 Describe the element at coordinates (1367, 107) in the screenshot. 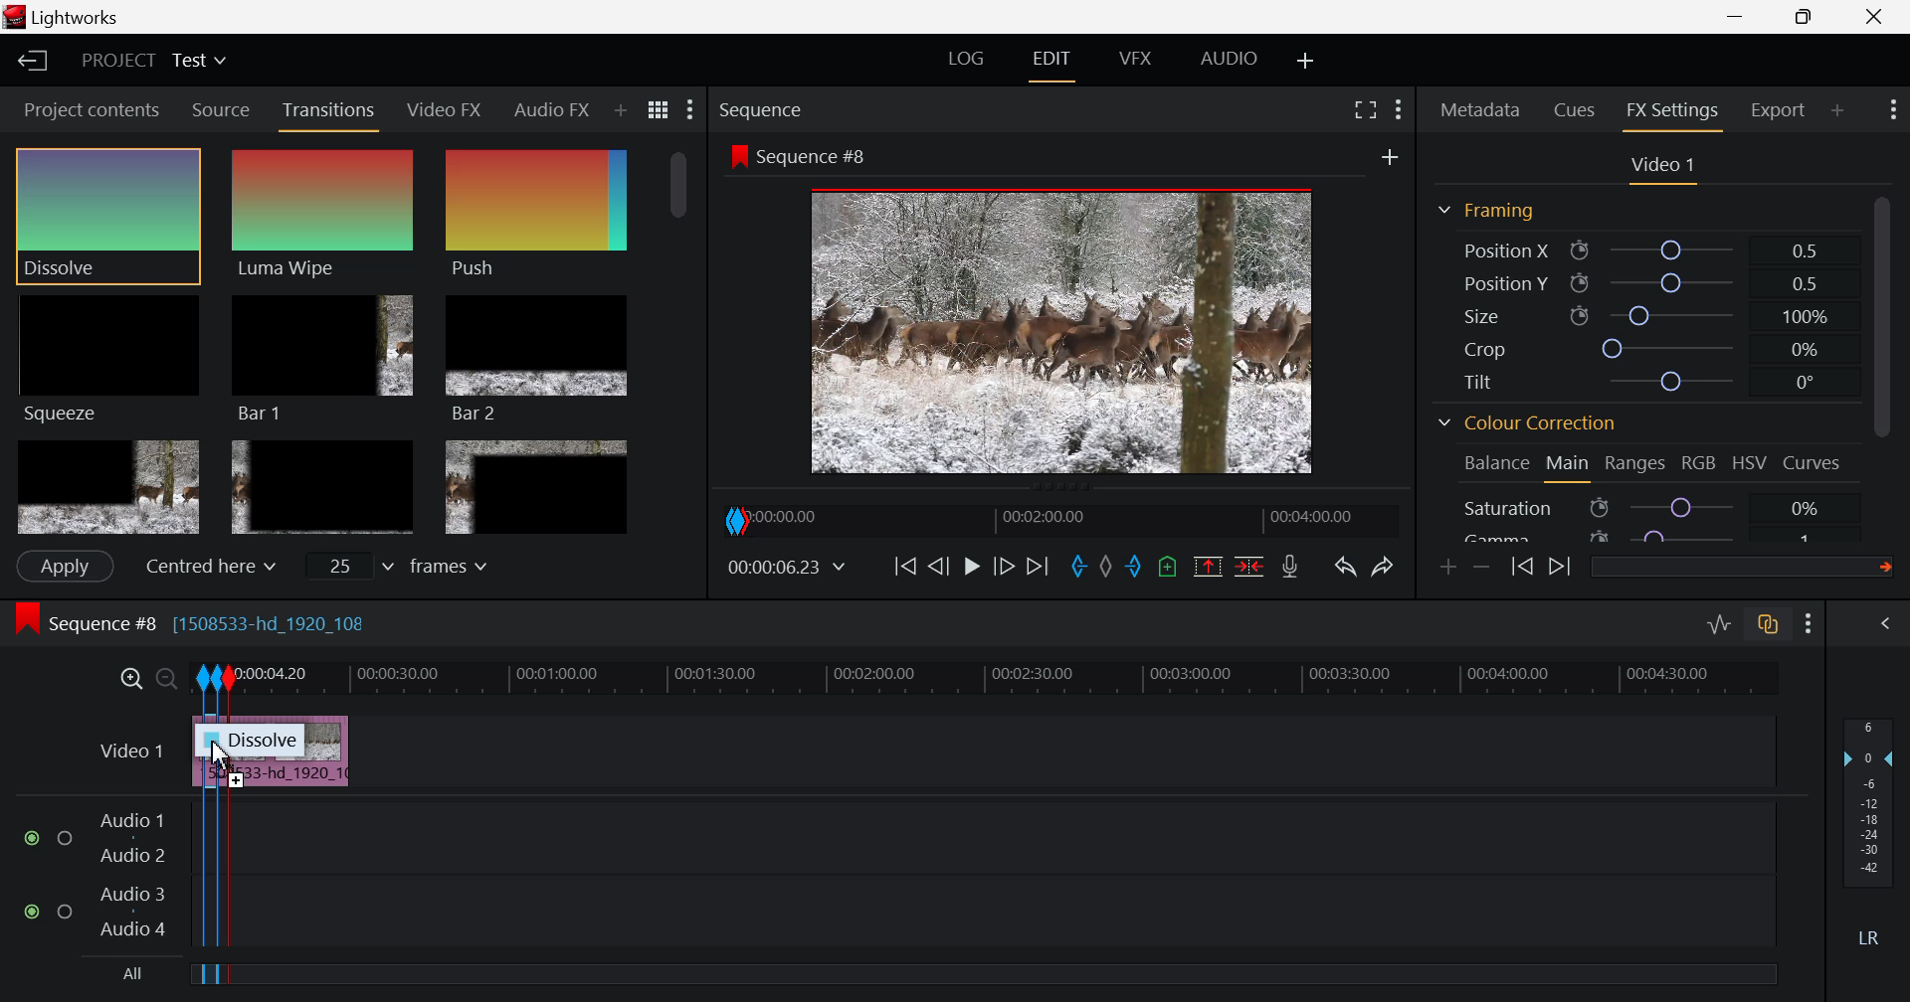

I see `Full Screen` at that location.